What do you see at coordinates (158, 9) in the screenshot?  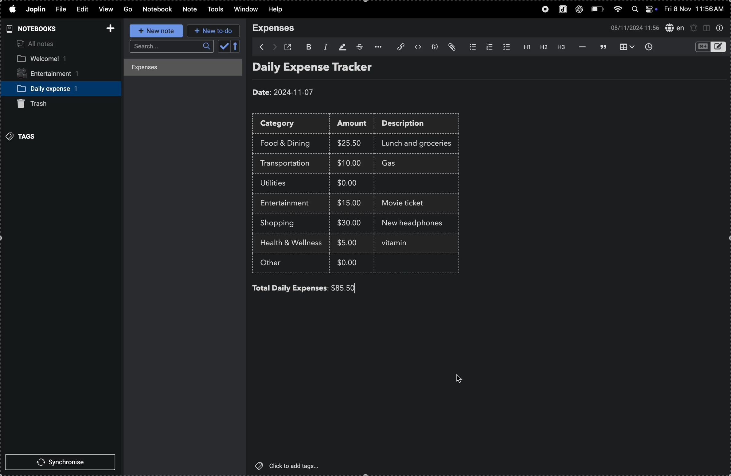 I see `notebook` at bounding box center [158, 9].